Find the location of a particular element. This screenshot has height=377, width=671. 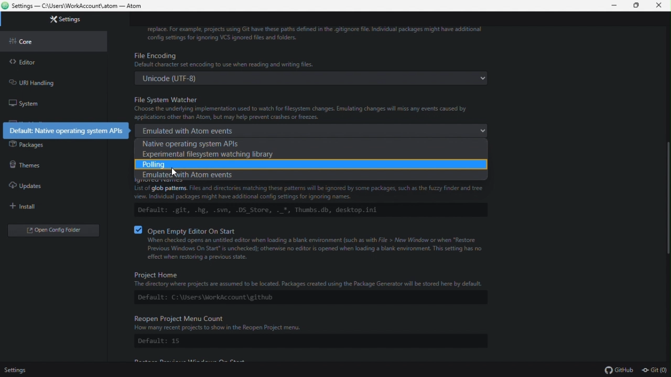

emulated with atom events is located at coordinates (309, 175).